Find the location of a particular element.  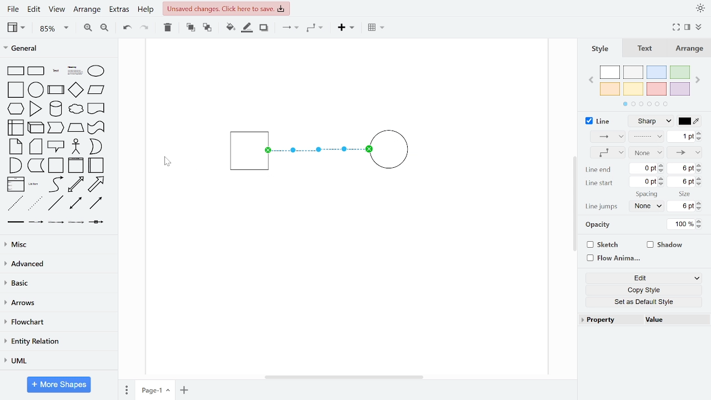

general is located at coordinates (59, 49).